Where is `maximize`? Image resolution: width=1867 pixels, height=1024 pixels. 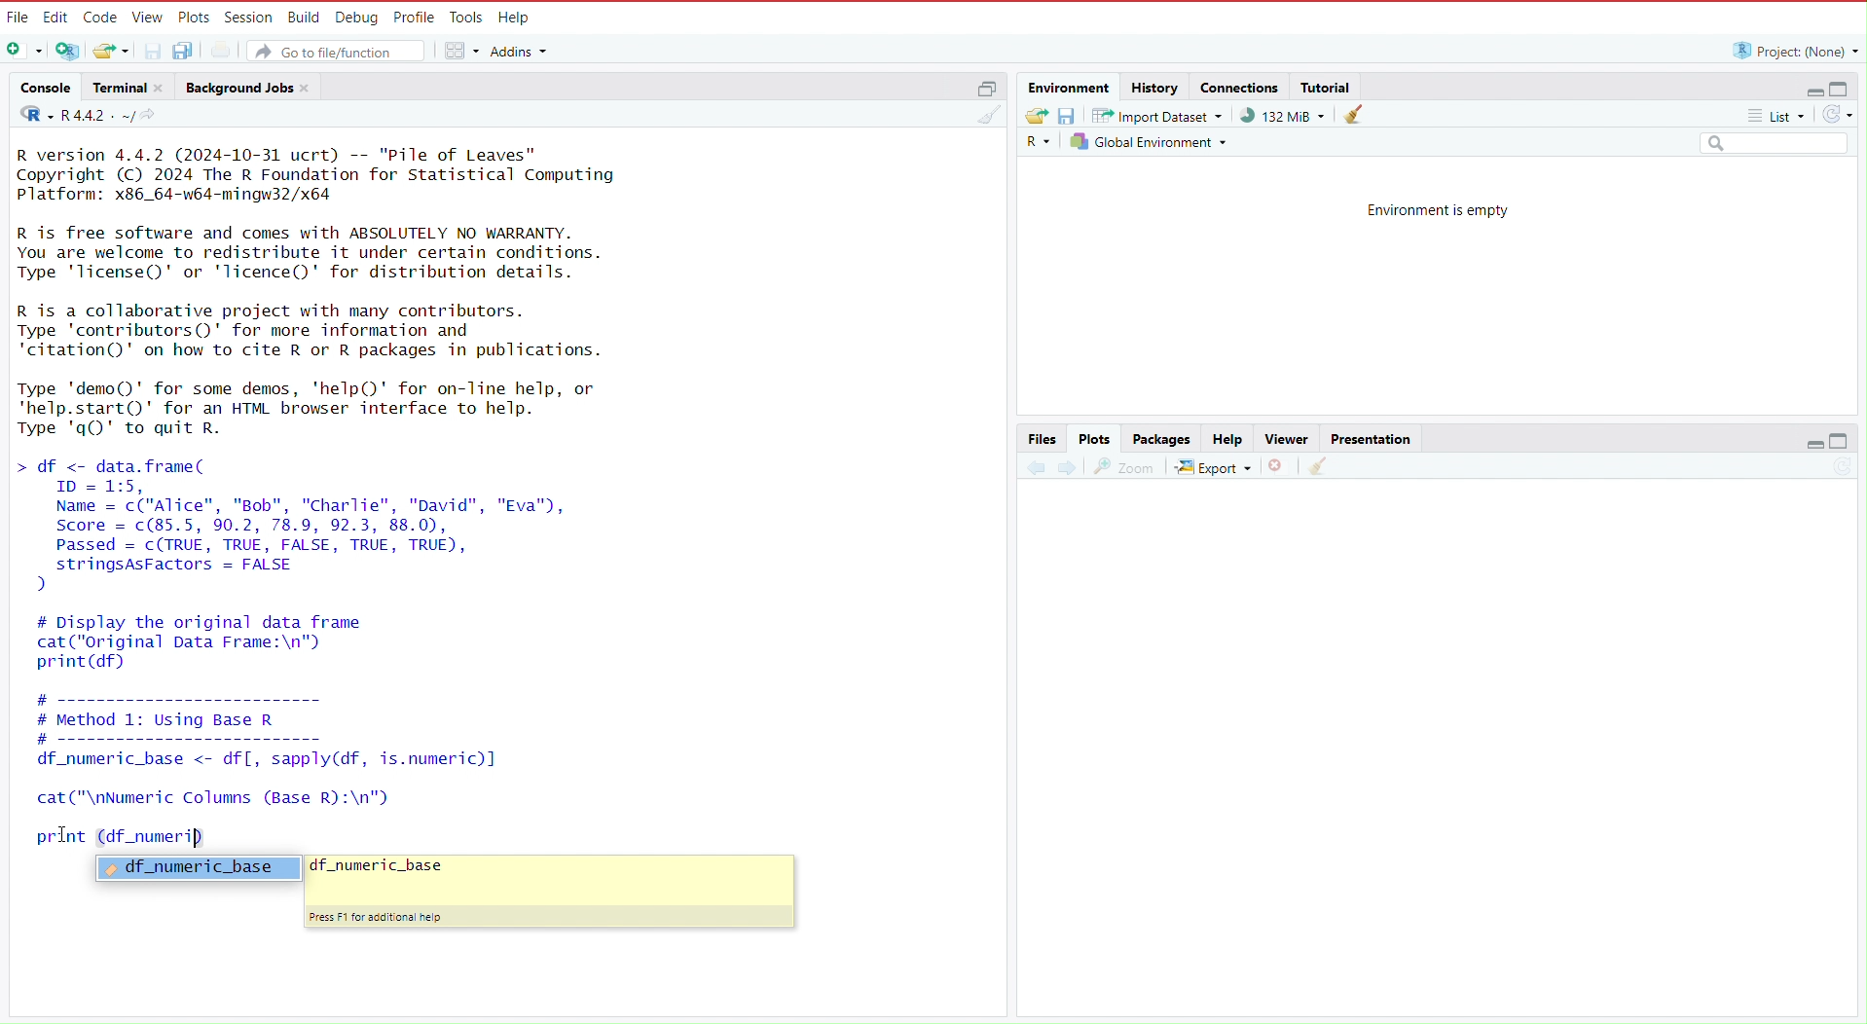 maximize is located at coordinates (984, 86).